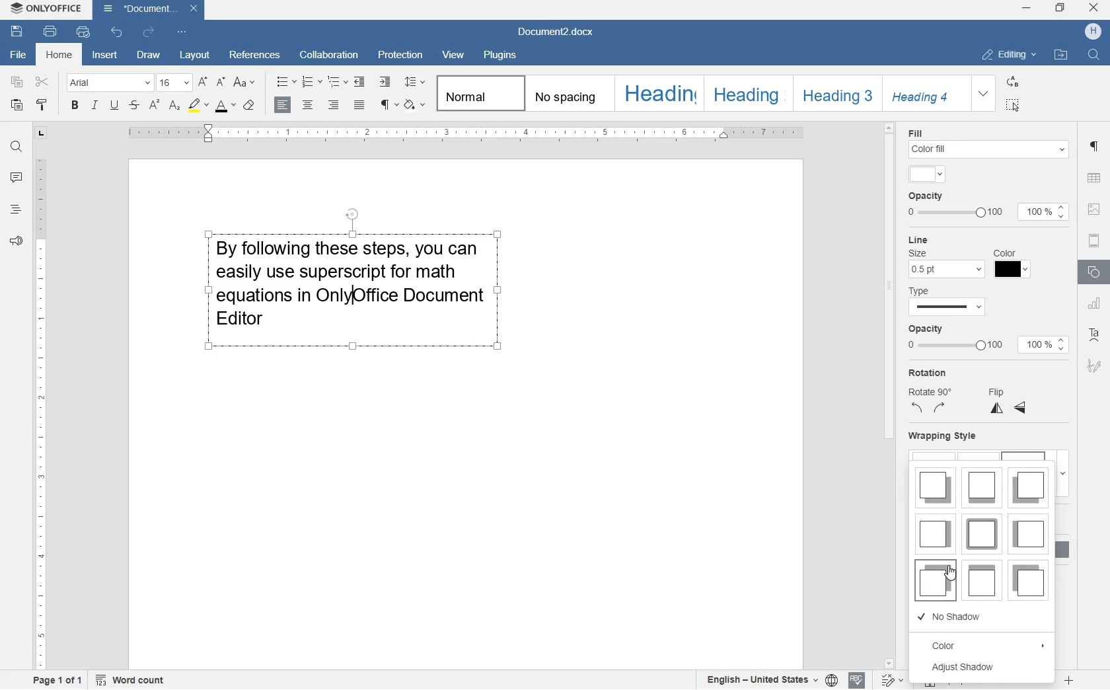 The height and width of the screenshot is (690, 1110). What do you see at coordinates (1041, 346) in the screenshot?
I see `100%` at bounding box center [1041, 346].